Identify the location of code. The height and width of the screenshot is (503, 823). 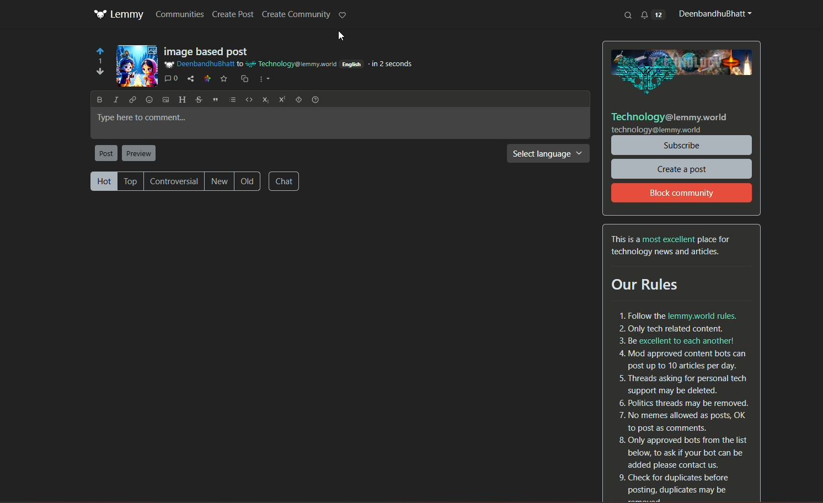
(247, 99).